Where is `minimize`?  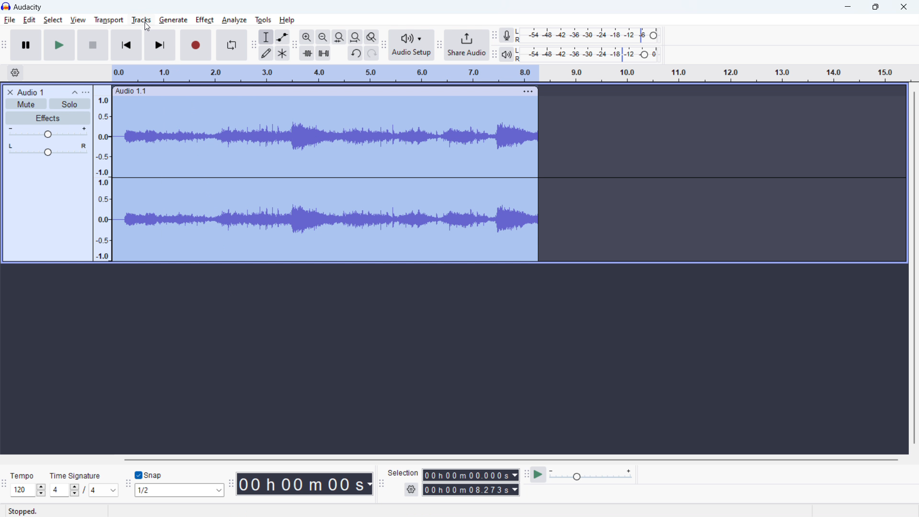 minimize is located at coordinates (846, 7).